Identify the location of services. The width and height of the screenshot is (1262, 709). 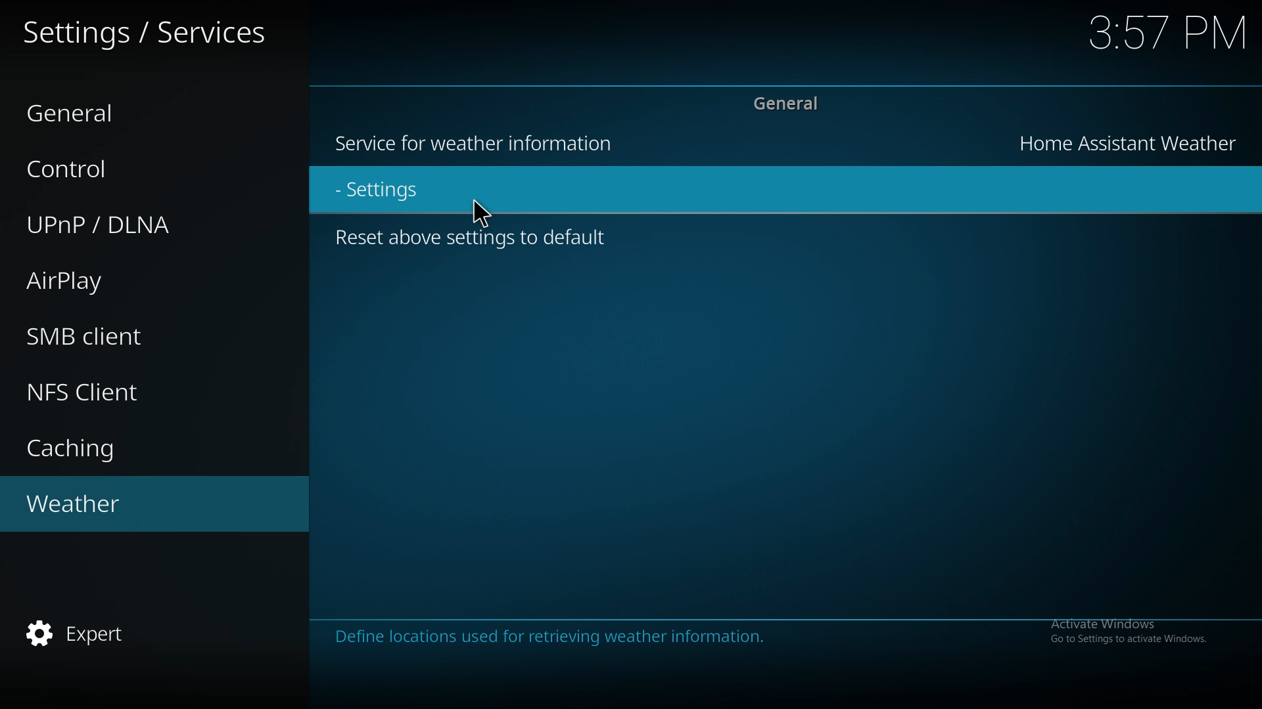
(147, 30).